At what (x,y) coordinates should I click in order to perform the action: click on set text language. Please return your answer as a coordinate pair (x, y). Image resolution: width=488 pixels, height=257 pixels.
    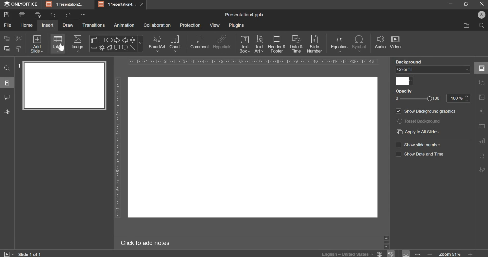
    Looking at the image, I should click on (347, 254).